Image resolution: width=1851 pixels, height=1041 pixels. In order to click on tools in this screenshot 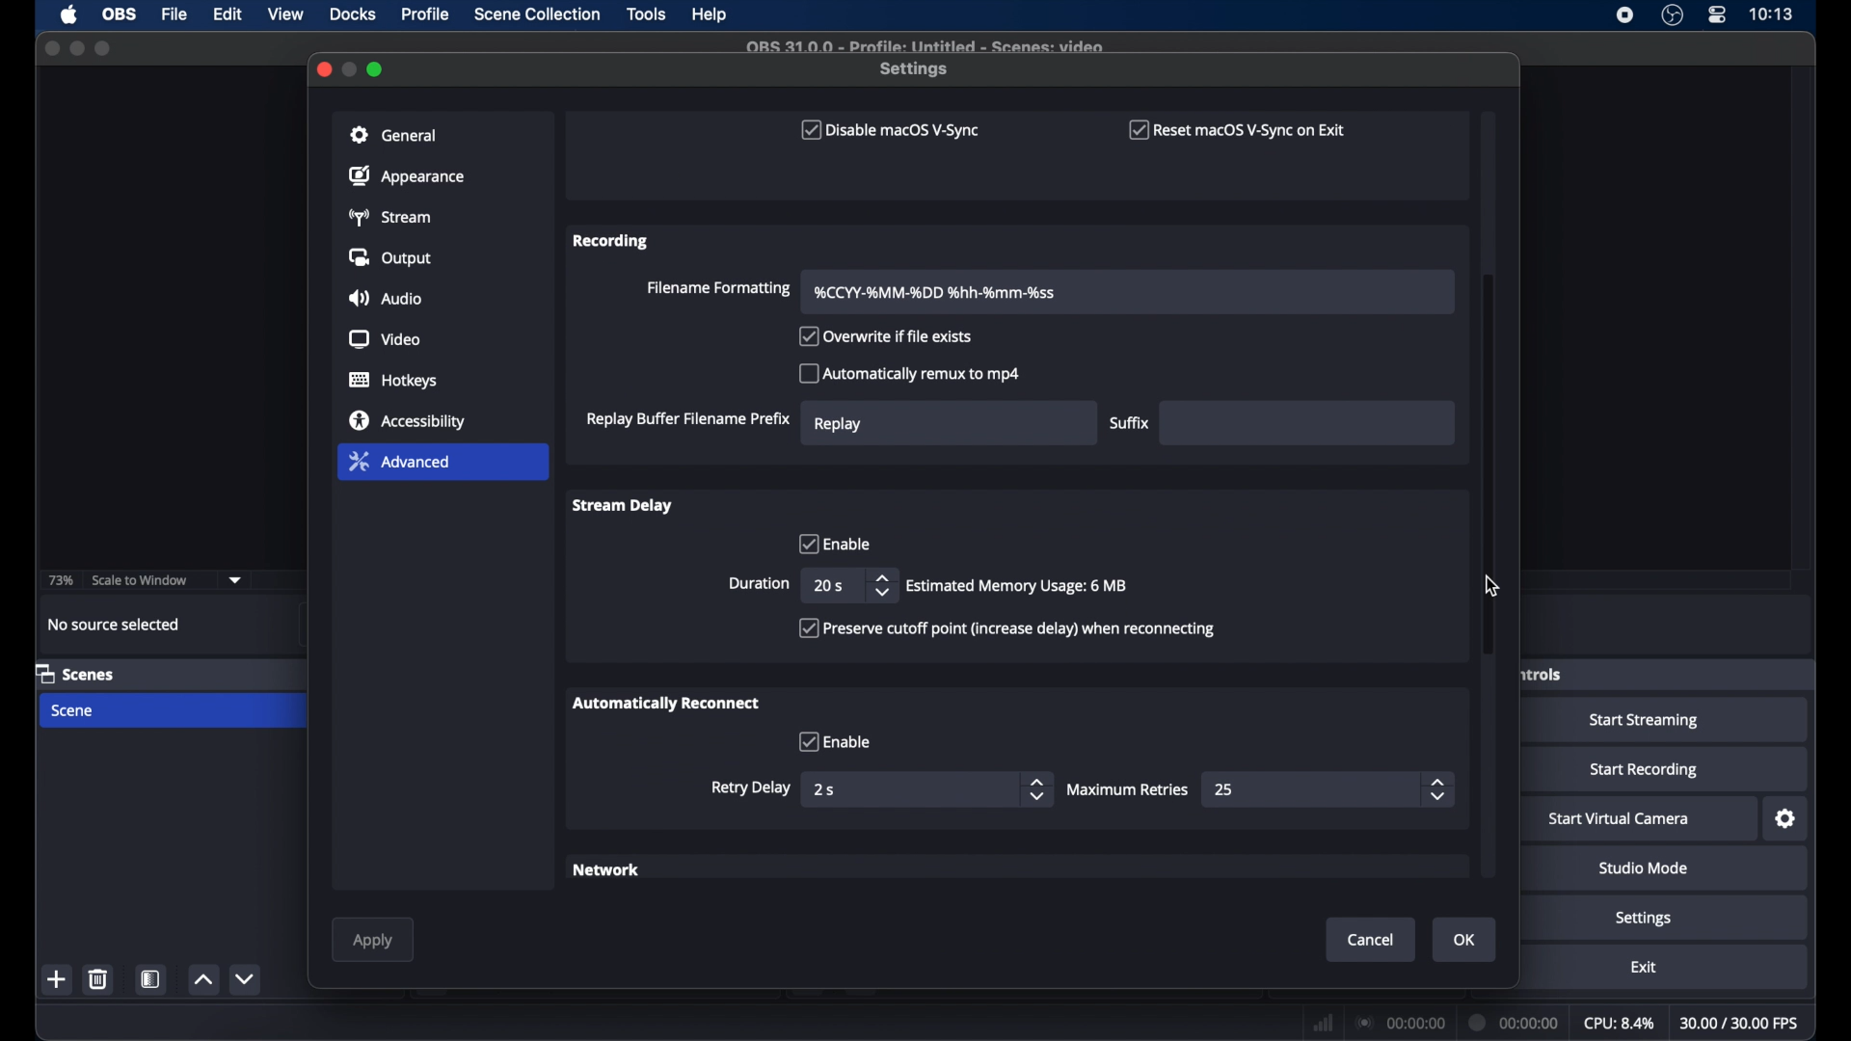, I will do `click(647, 14)`.